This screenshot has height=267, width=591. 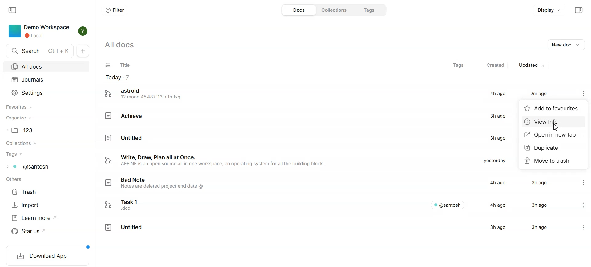 What do you see at coordinates (46, 167) in the screenshot?
I see `Tags` at bounding box center [46, 167].